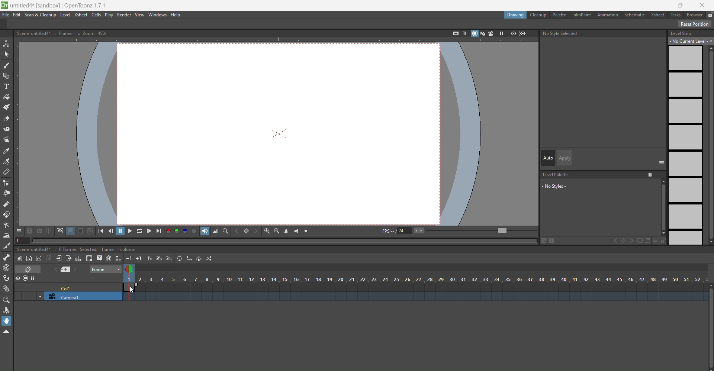 This screenshot has width=714, height=371. I want to click on level strips, so click(685, 145).